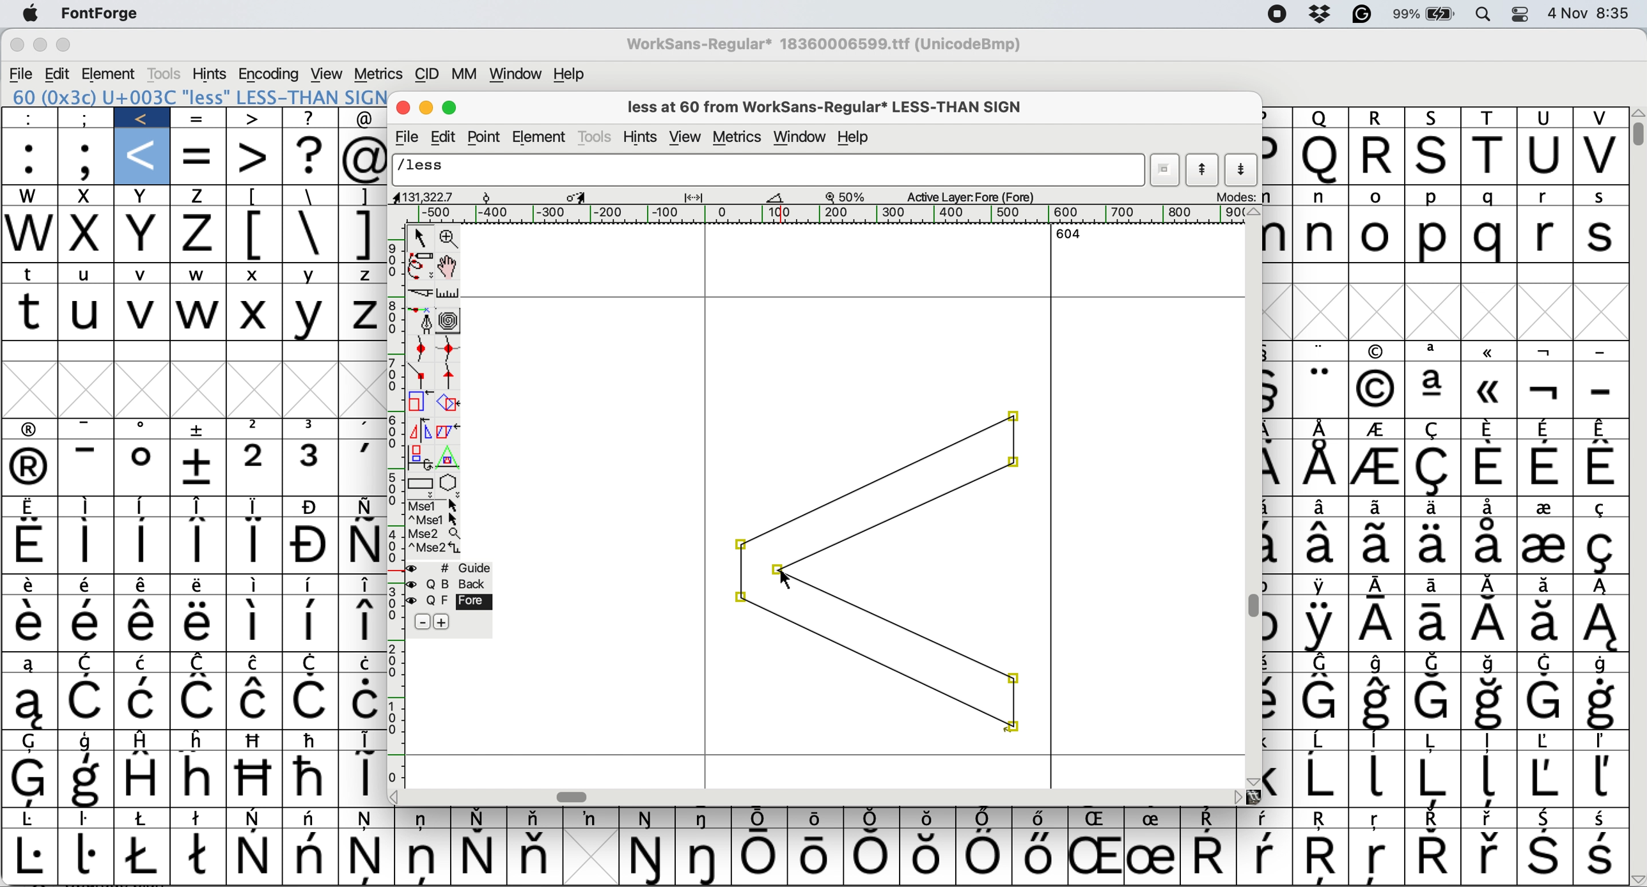  Describe the element at coordinates (366, 118) in the screenshot. I see `@` at that location.